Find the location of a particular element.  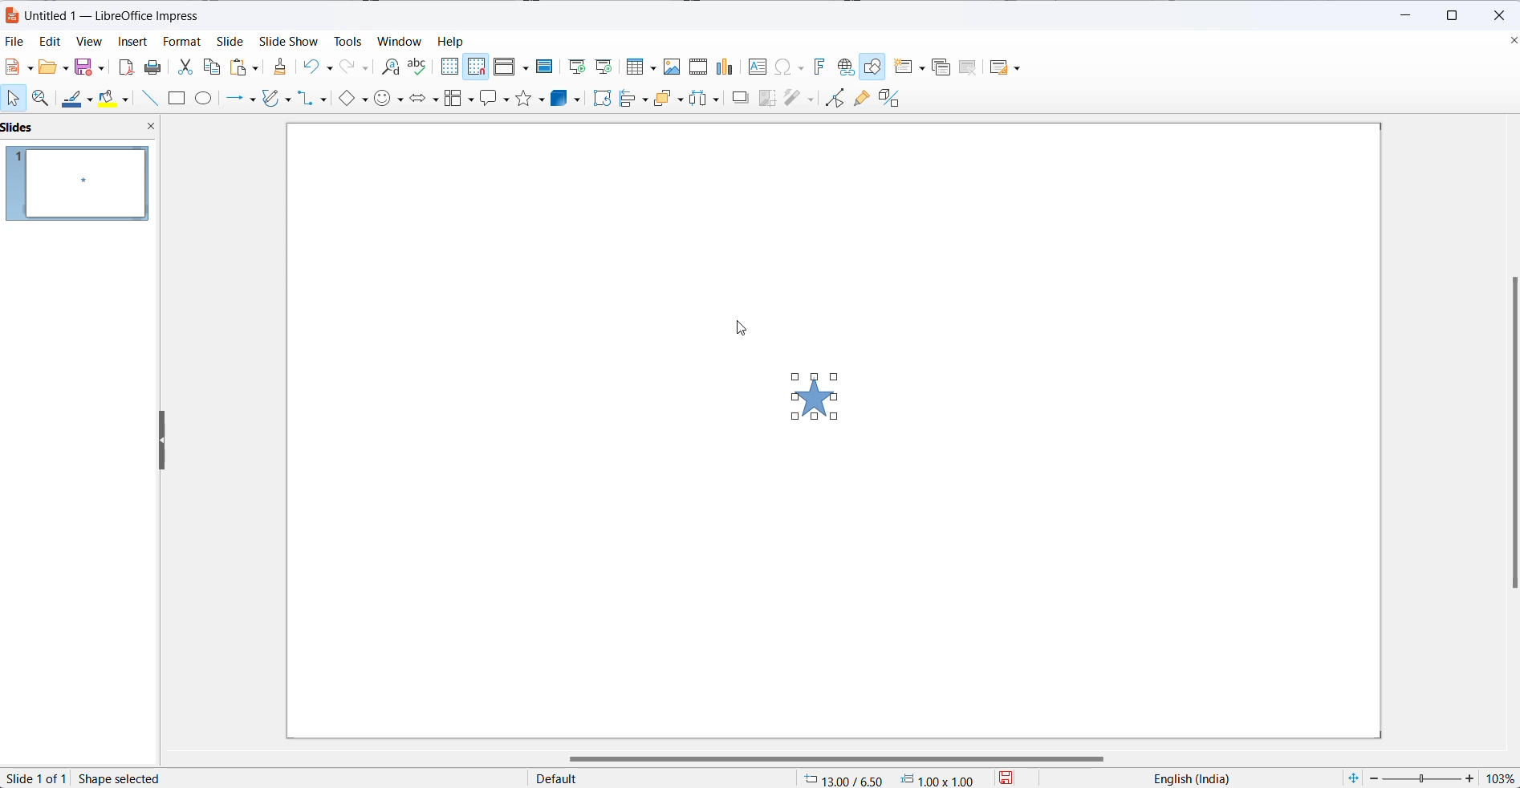

basic shapes is located at coordinates (356, 100).